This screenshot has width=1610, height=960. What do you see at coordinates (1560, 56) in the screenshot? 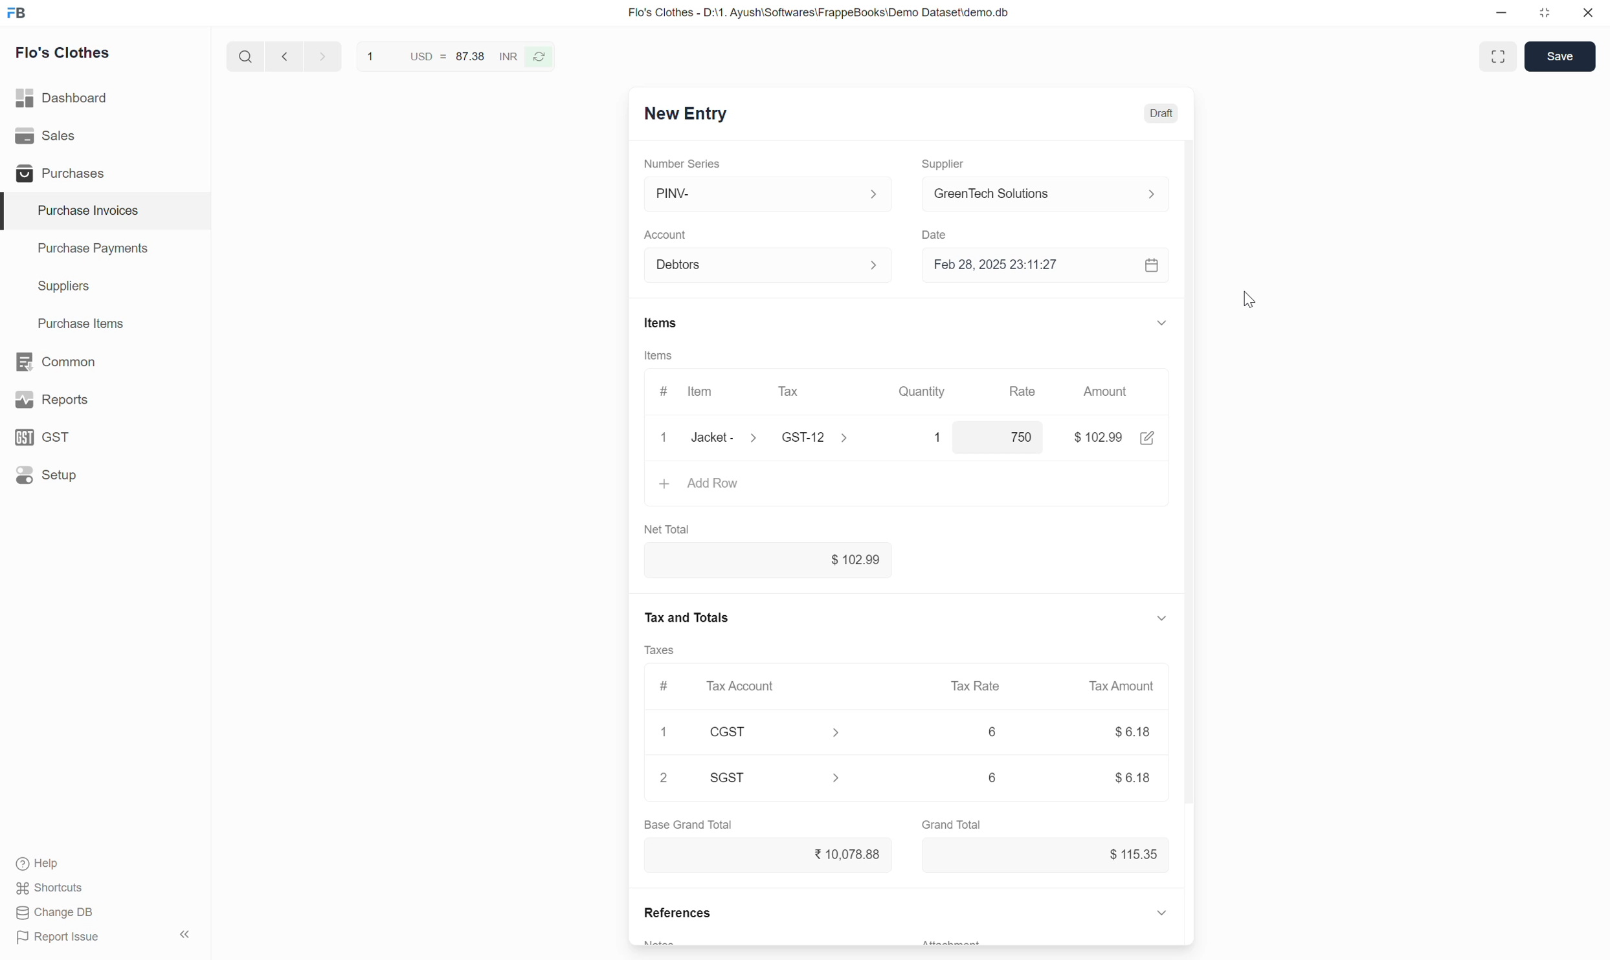
I see `Save` at bounding box center [1560, 56].